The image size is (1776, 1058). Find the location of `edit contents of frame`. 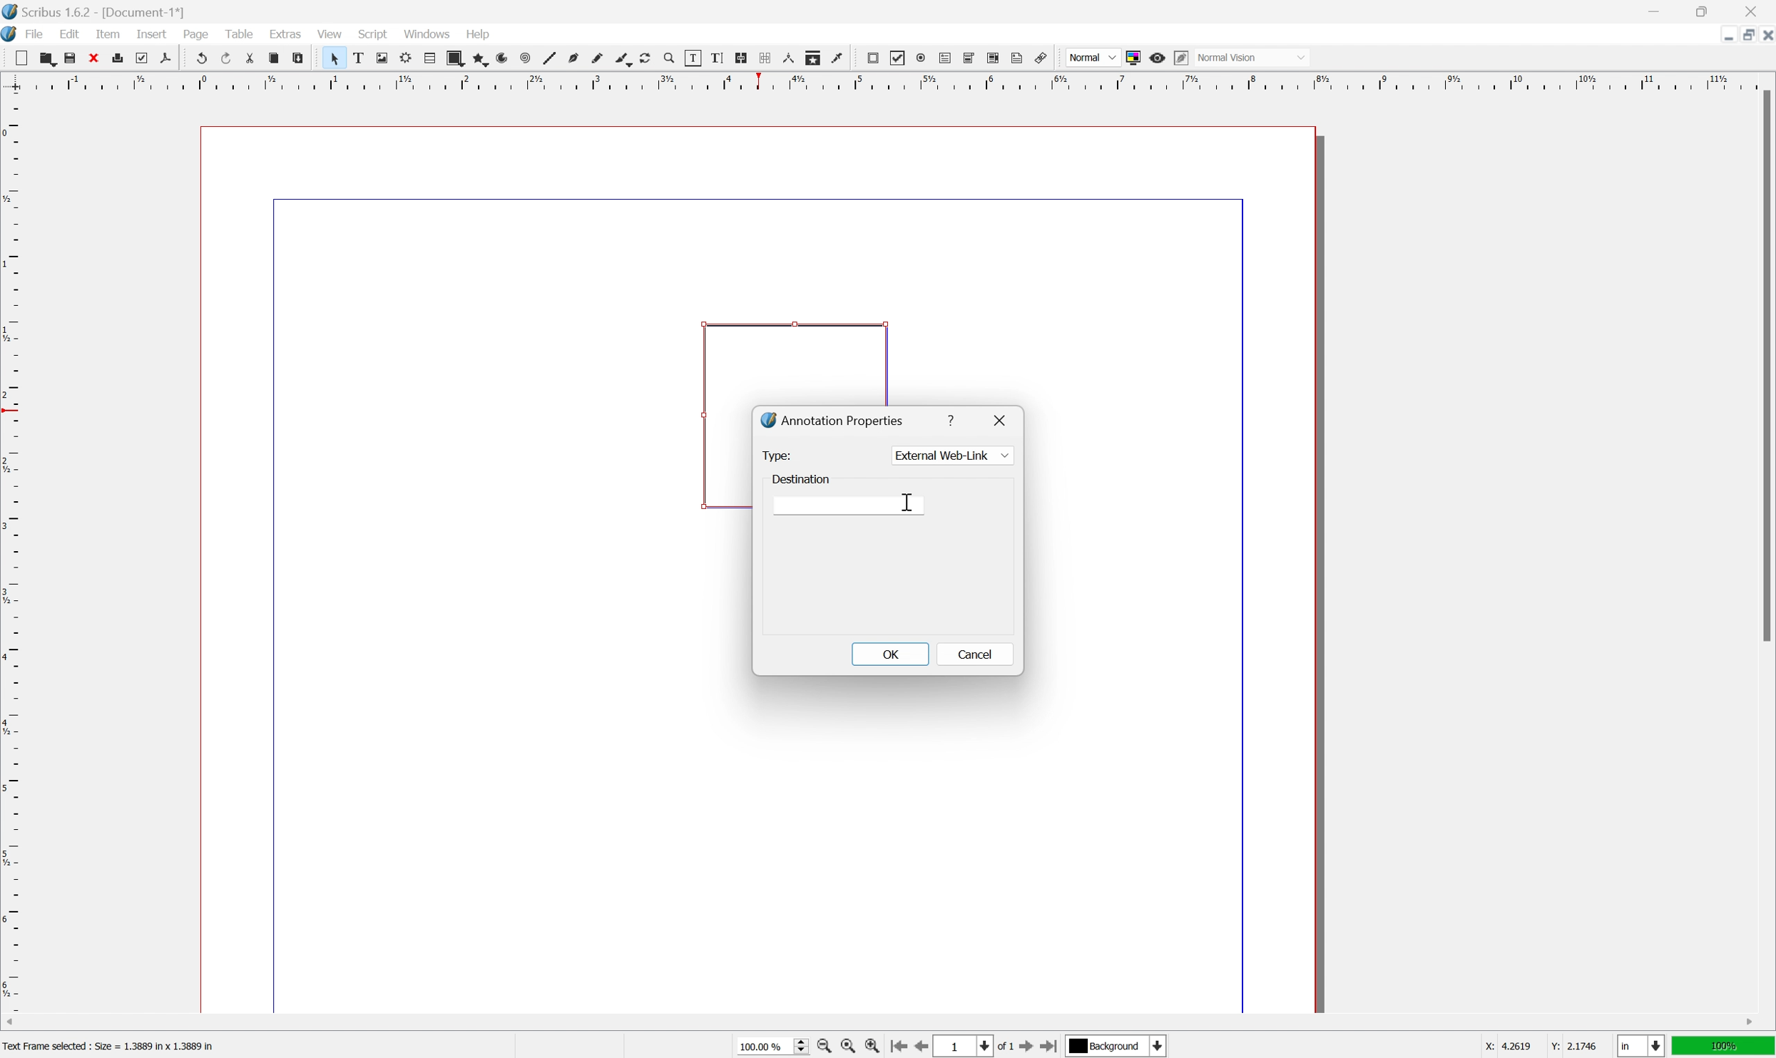

edit contents of frame is located at coordinates (693, 58).